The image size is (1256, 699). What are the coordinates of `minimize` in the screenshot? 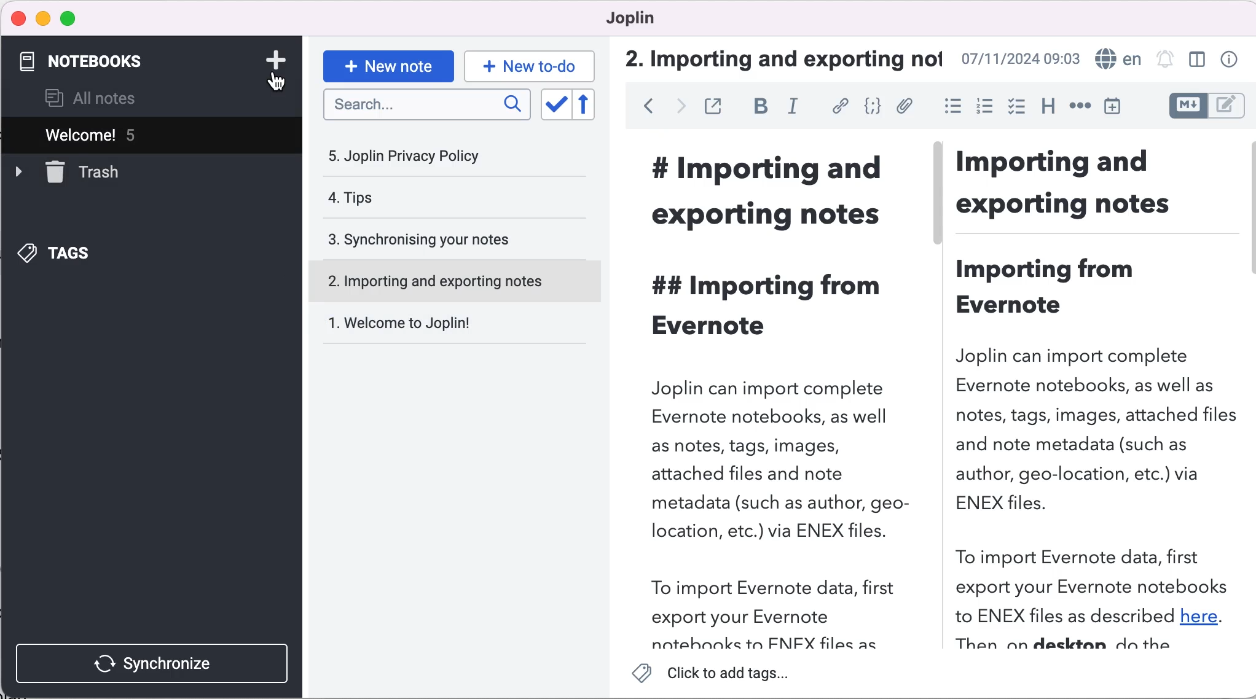 It's located at (43, 18).